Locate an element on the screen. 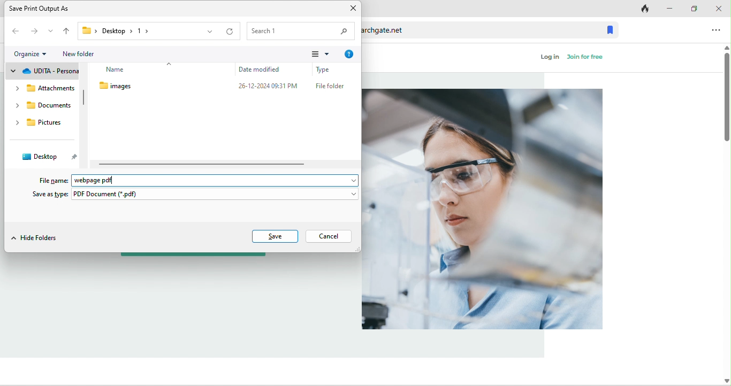 The image size is (731, 386). save as type is located at coordinates (194, 195).